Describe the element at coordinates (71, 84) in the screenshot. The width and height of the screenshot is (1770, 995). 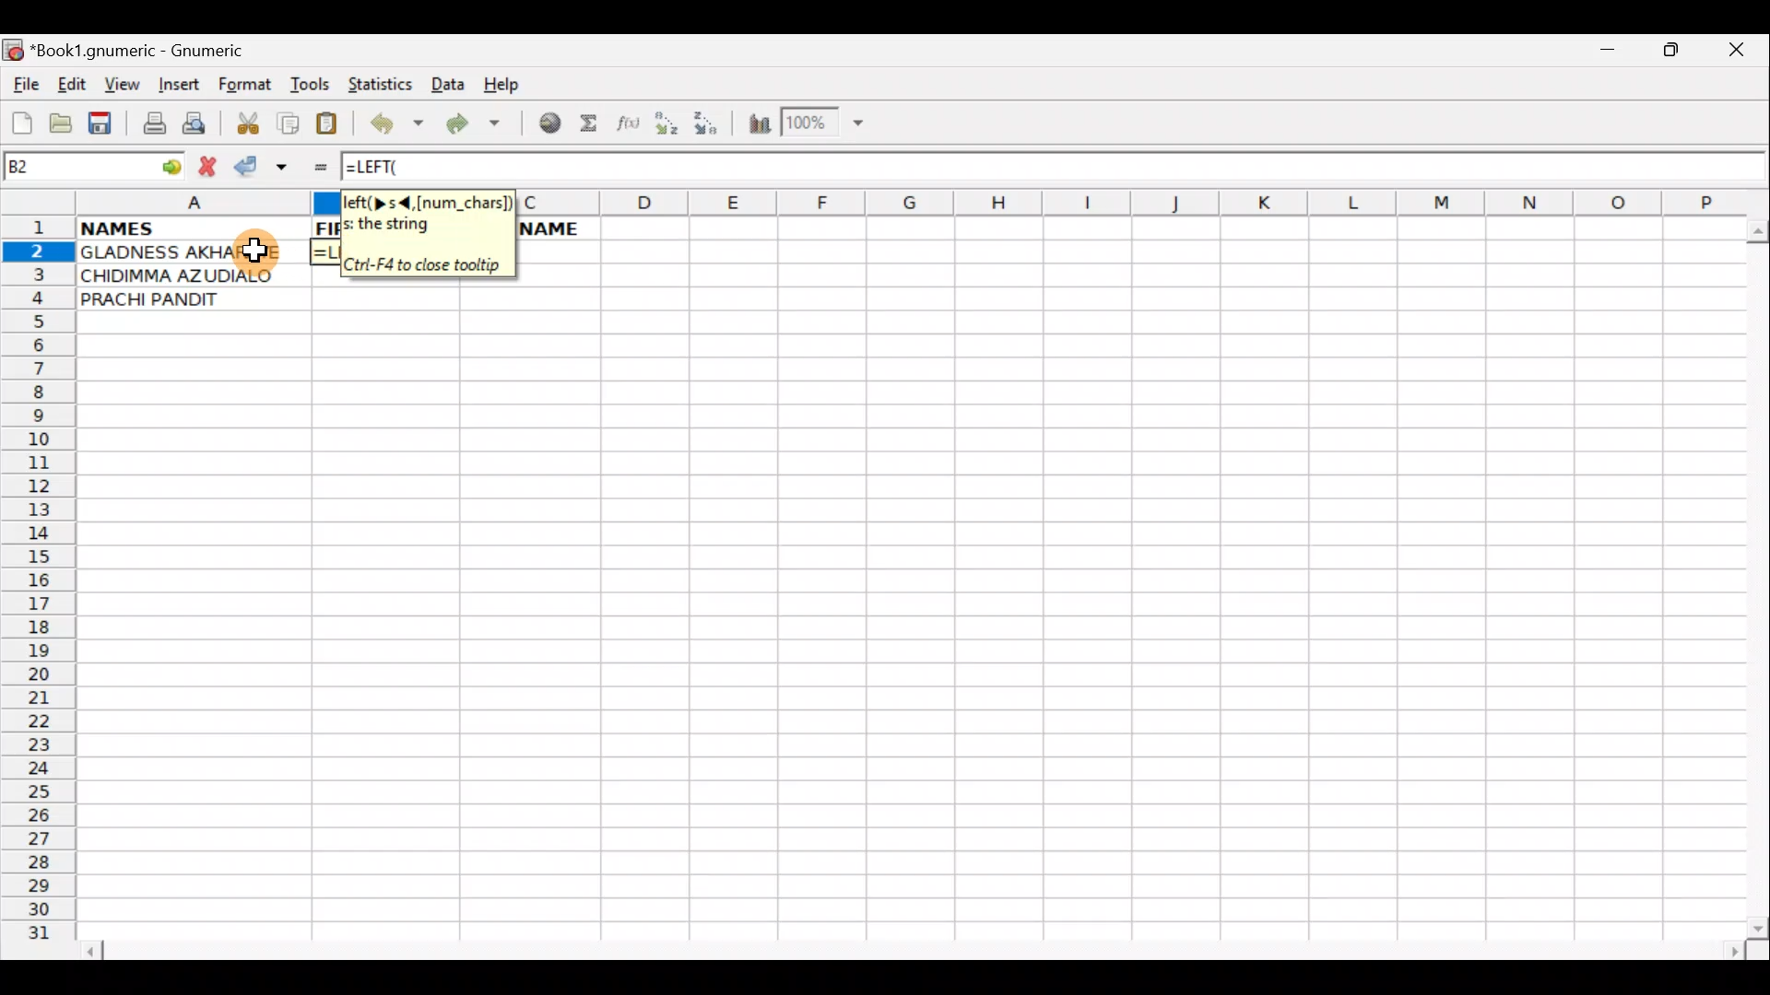
I see `Edit` at that location.